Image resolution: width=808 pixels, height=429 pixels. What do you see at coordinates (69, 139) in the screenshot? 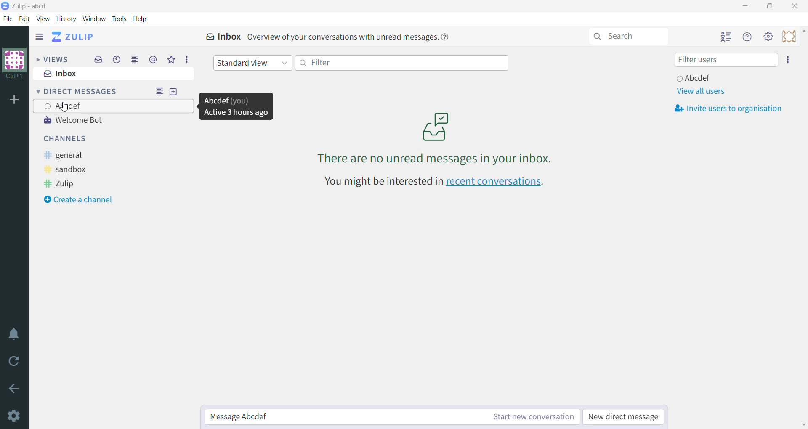
I see `Channels` at bounding box center [69, 139].